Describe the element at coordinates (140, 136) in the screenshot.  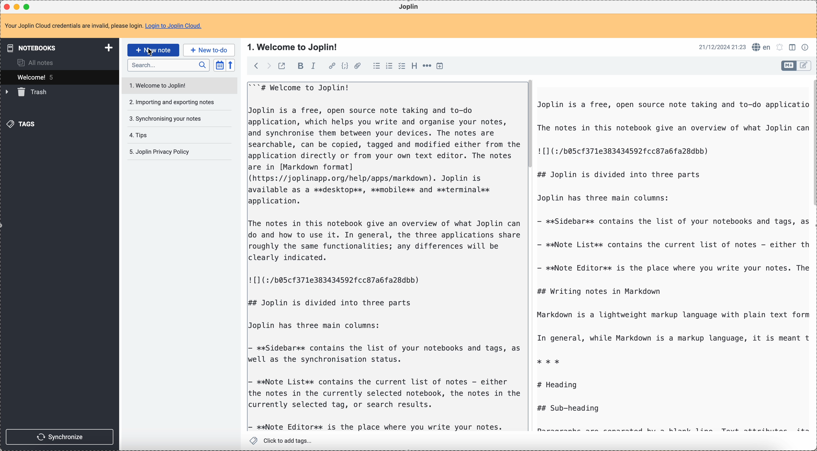
I see `tips` at that location.